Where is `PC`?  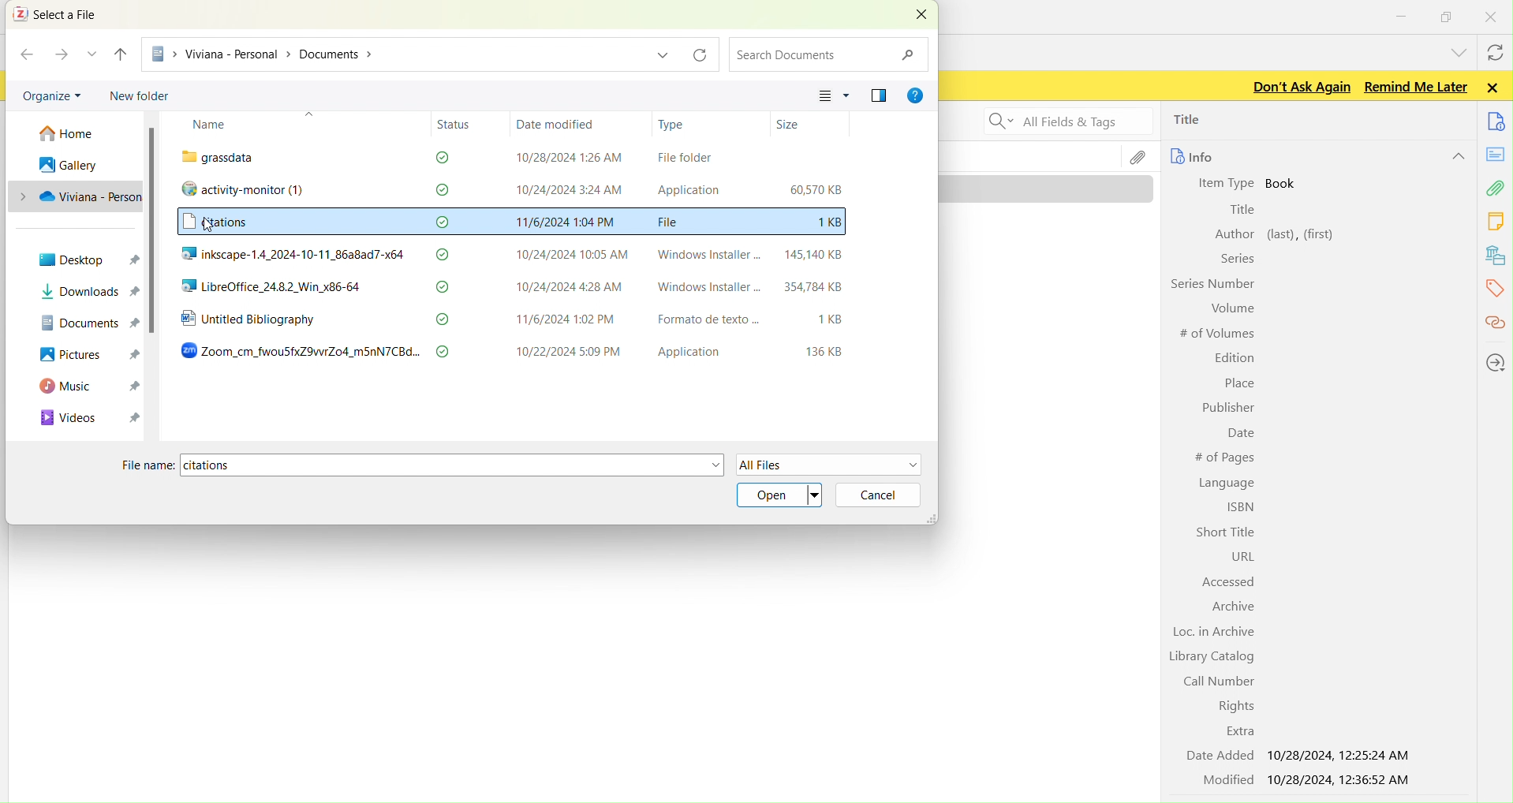 PC is located at coordinates (79, 199).